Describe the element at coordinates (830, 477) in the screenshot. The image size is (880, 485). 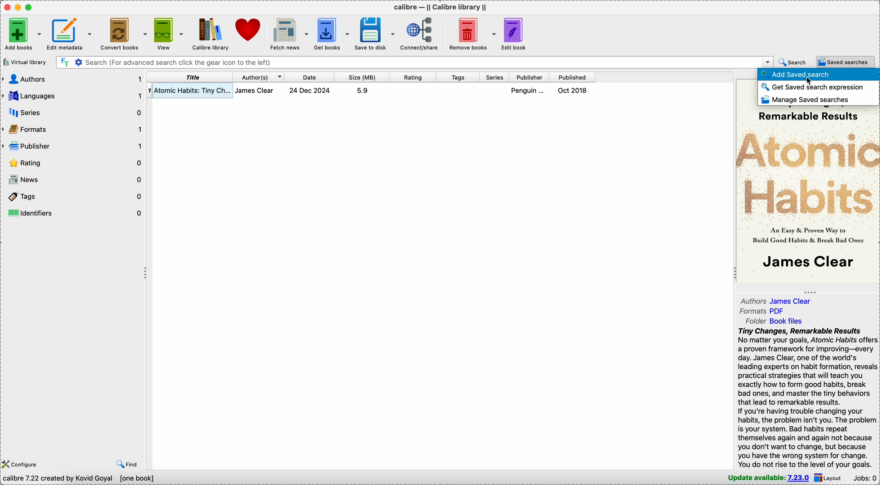
I see `layout` at that location.